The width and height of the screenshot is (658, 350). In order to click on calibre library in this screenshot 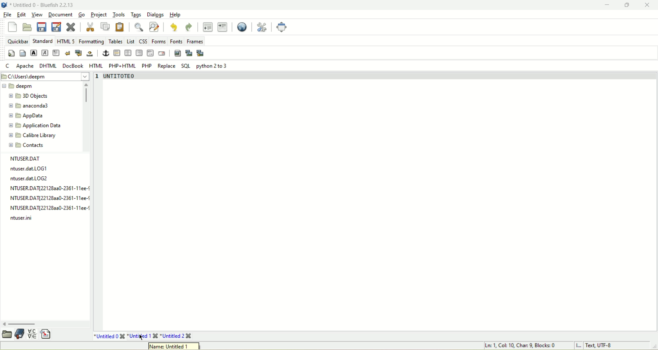, I will do `click(33, 135)`.